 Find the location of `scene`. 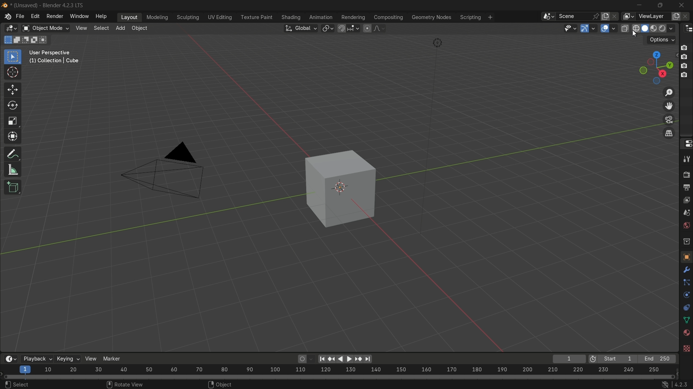

scene is located at coordinates (685, 214).